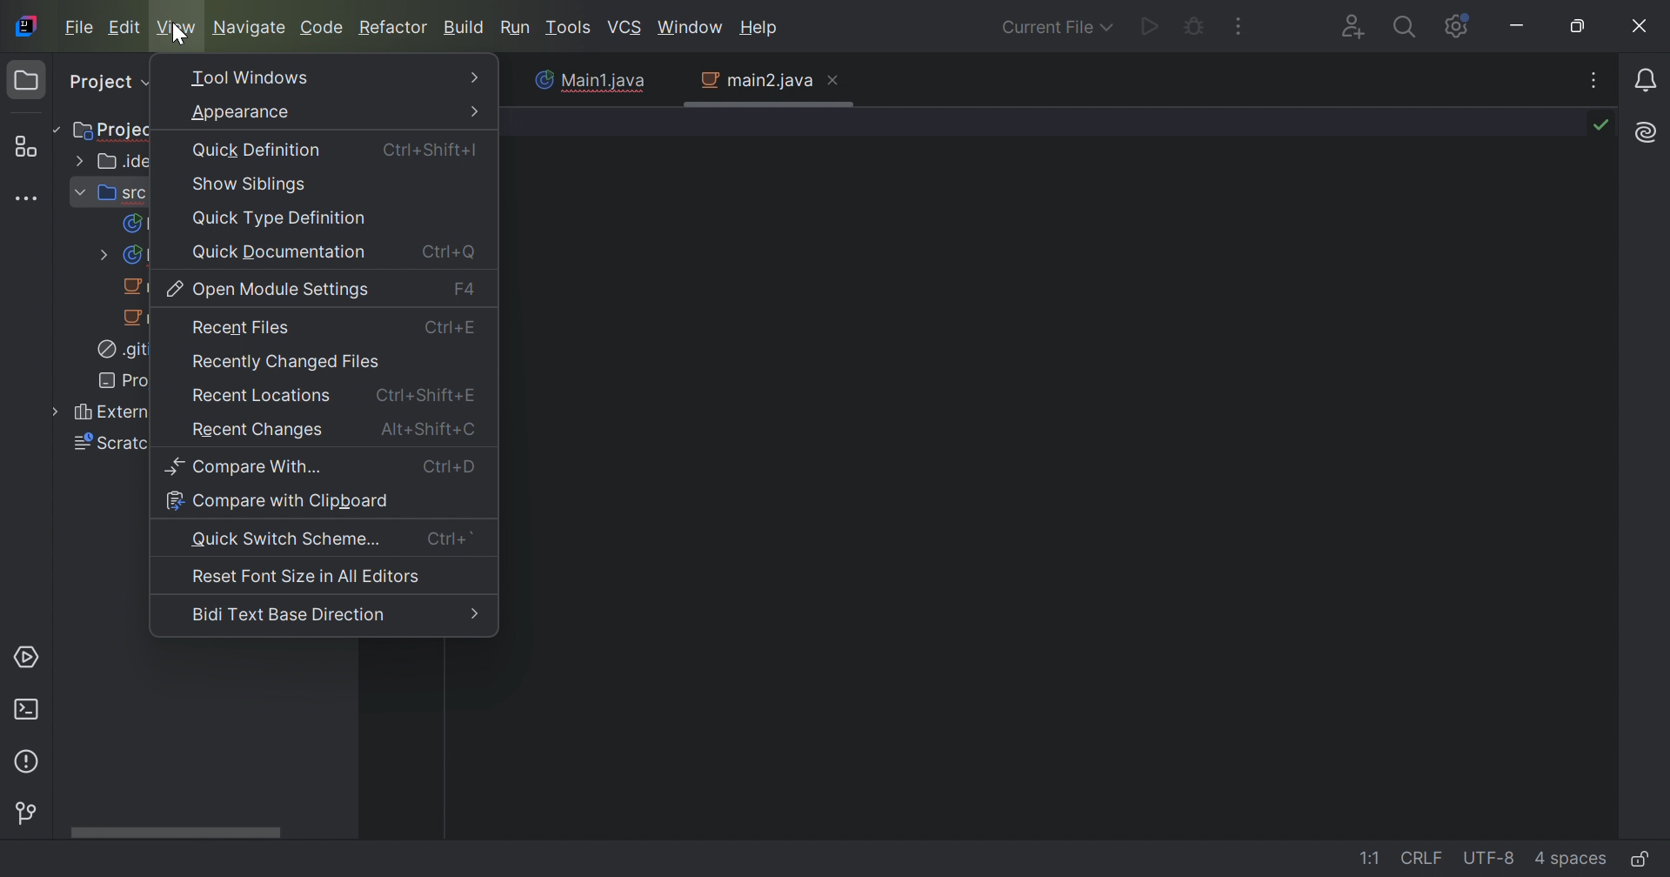 This screenshot has height=877, width=1670. Describe the element at coordinates (1239, 25) in the screenshot. I see `More actions` at that location.